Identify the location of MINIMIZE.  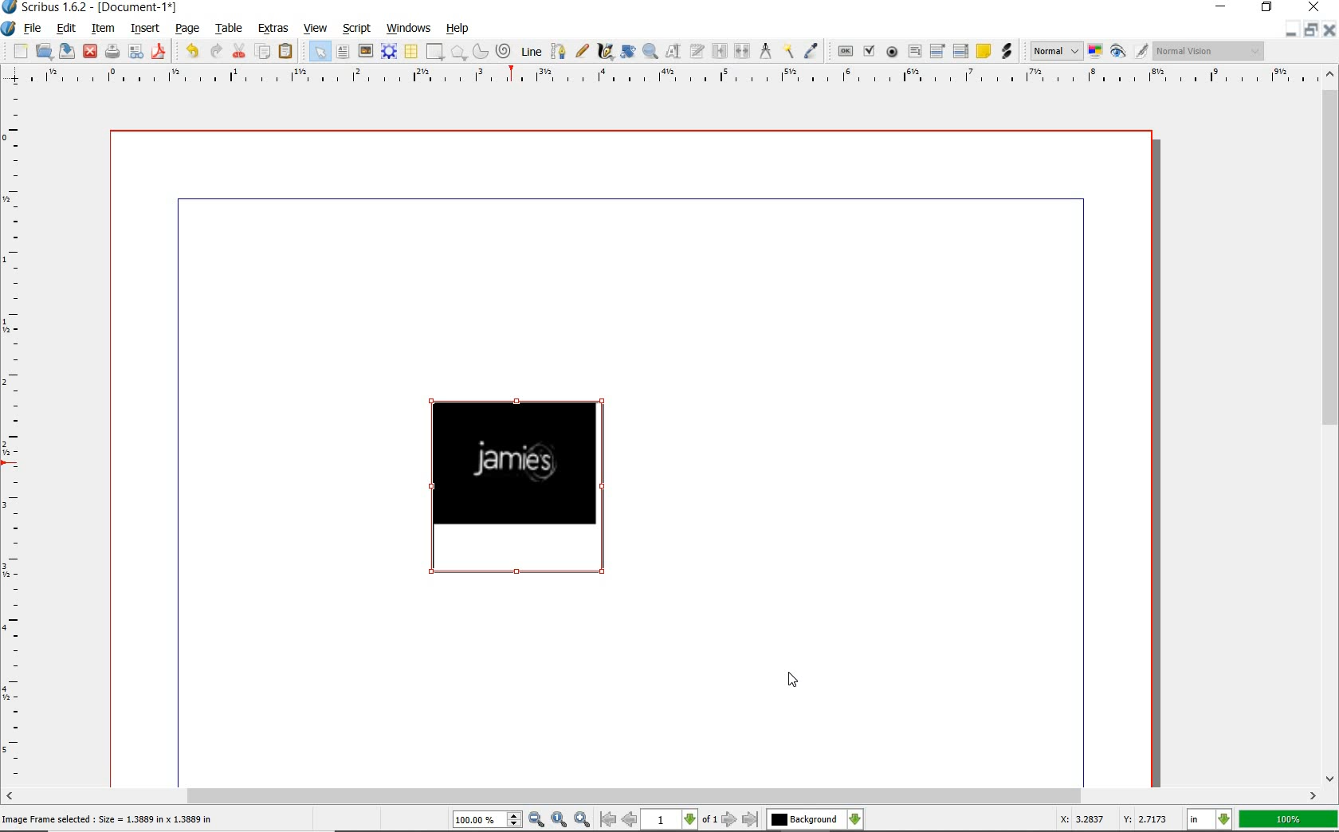
(1220, 7).